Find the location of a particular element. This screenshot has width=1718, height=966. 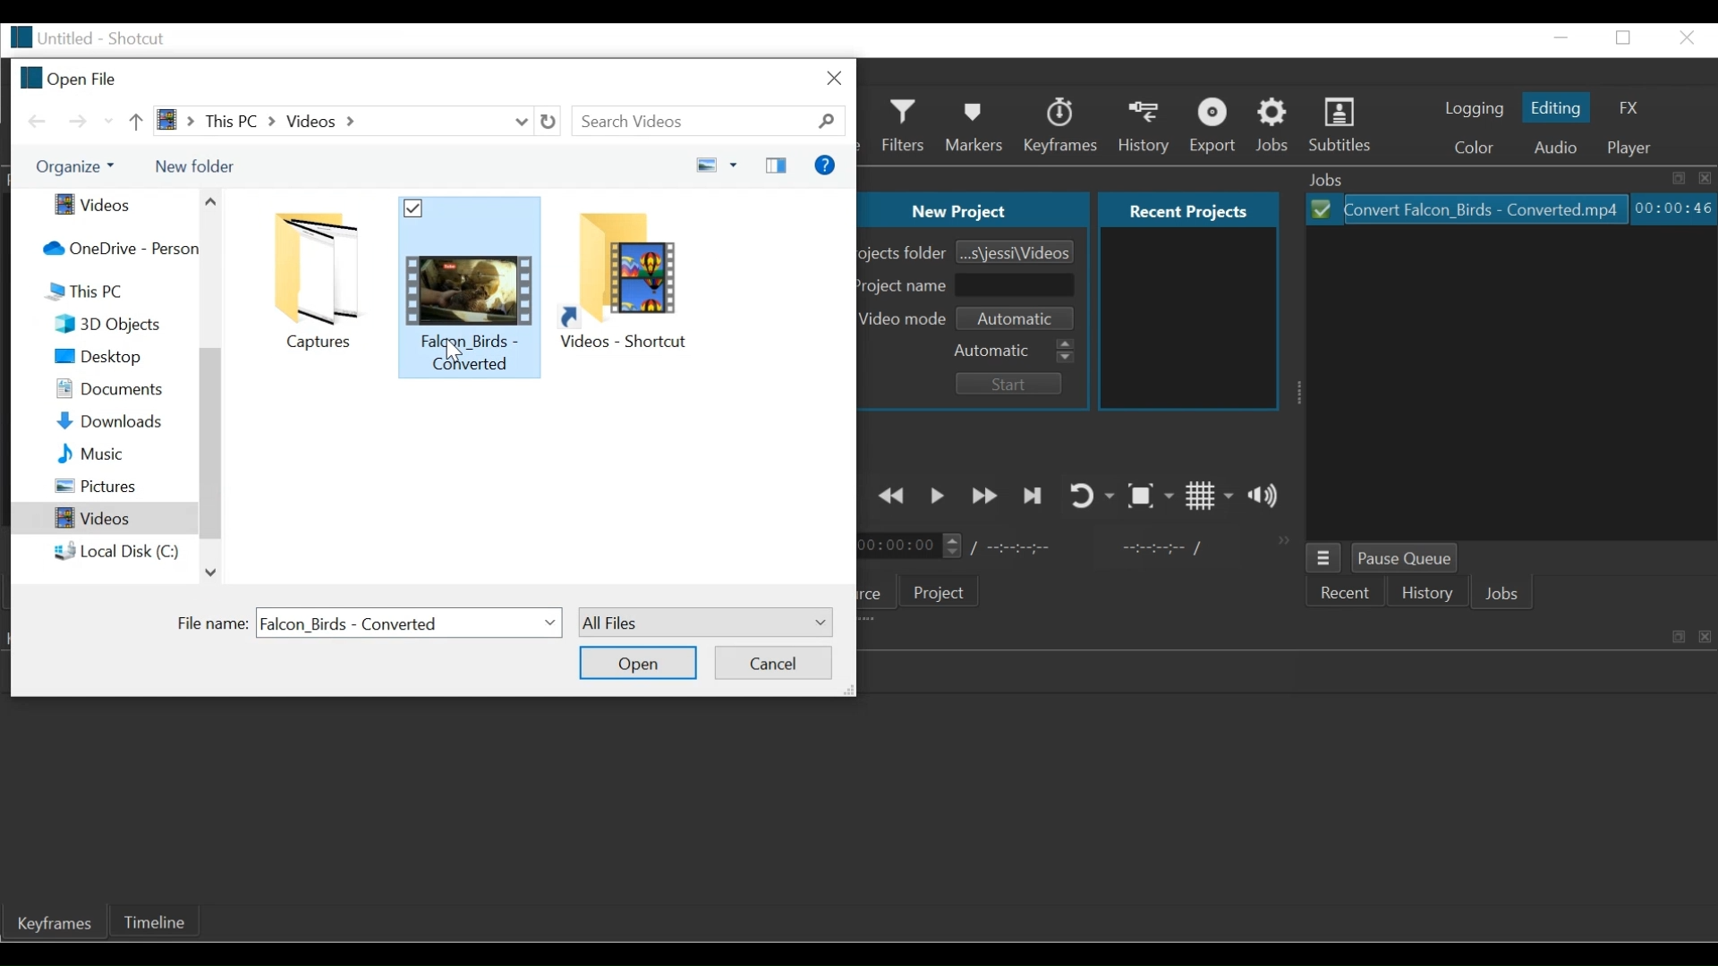

Search Videos is located at coordinates (710, 122).